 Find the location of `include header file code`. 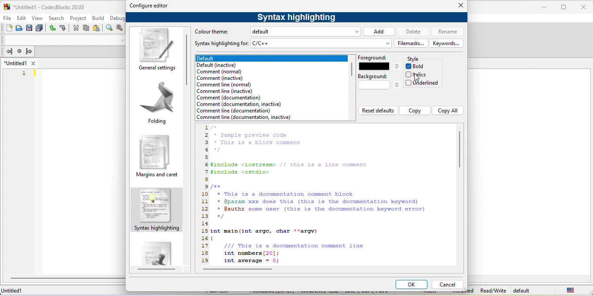

include header file code is located at coordinates (290, 168).